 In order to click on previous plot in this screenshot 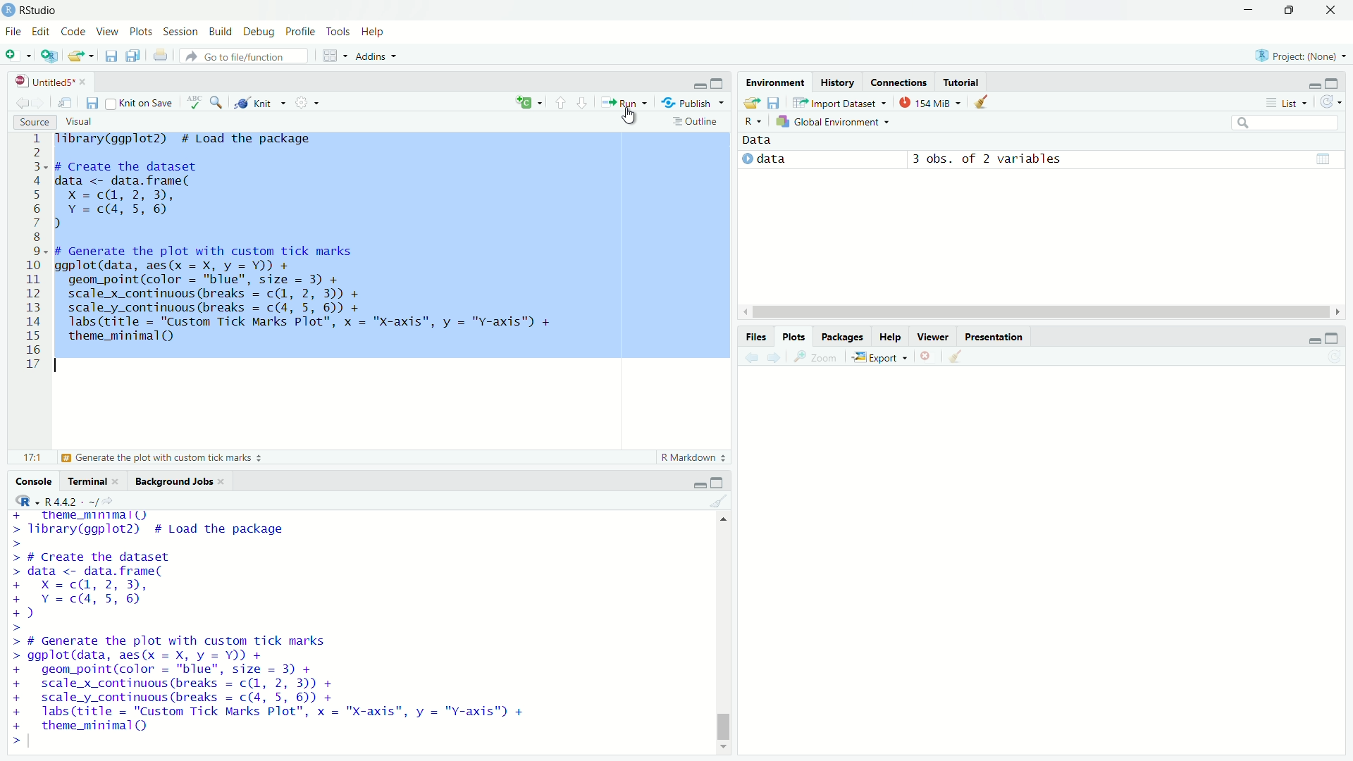, I will do `click(747, 357)`.